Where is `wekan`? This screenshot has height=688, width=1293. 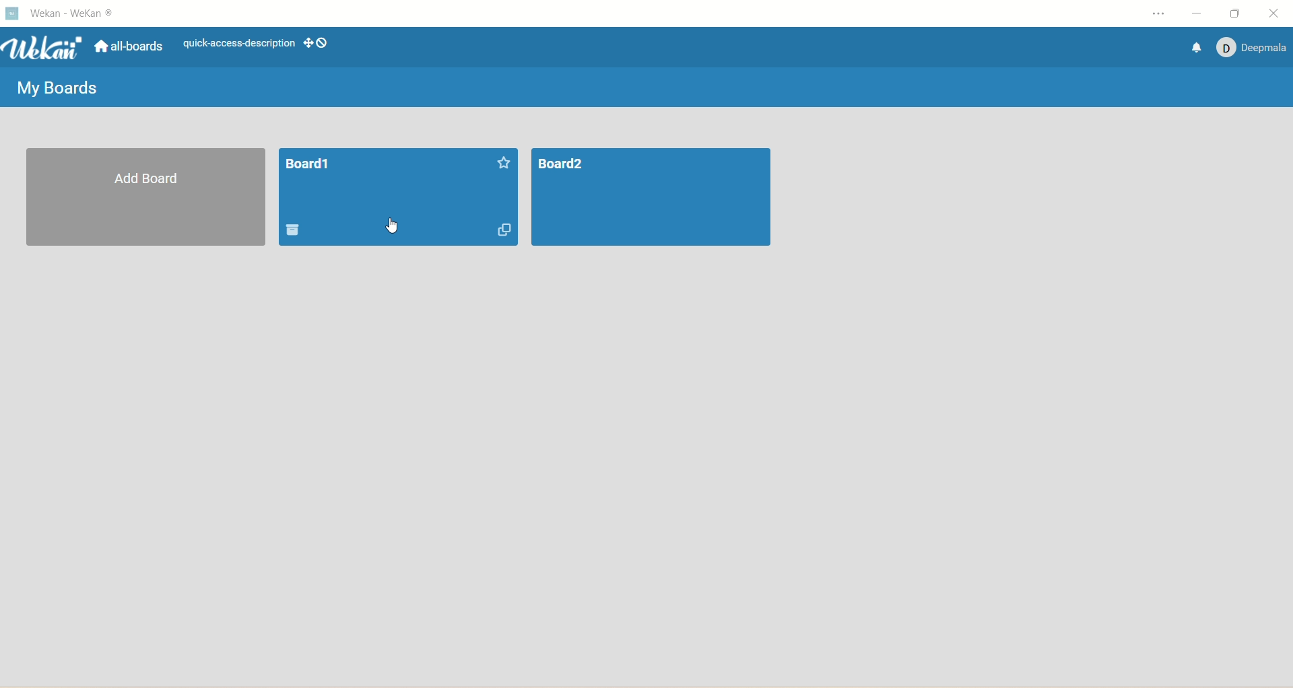
wekan is located at coordinates (45, 50).